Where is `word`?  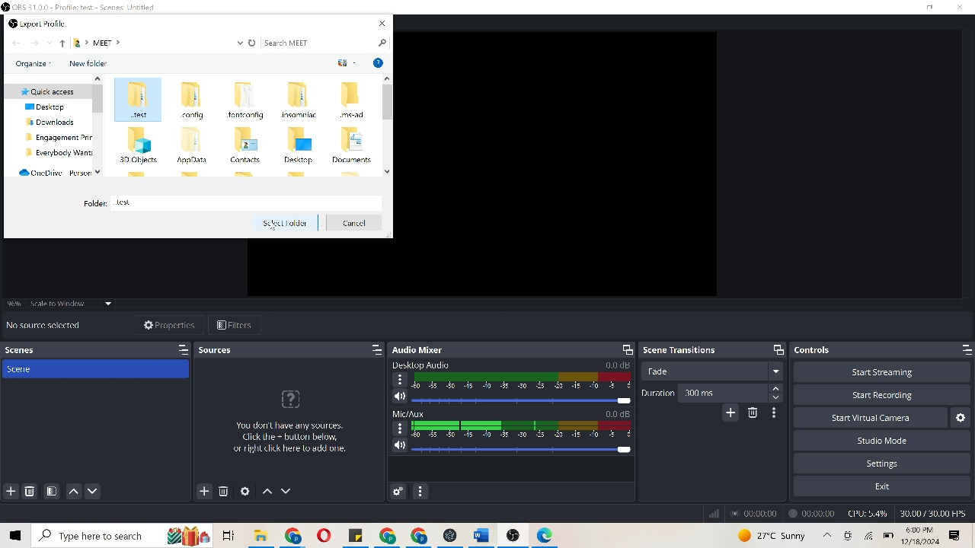
word is located at coordinates (488, 534).